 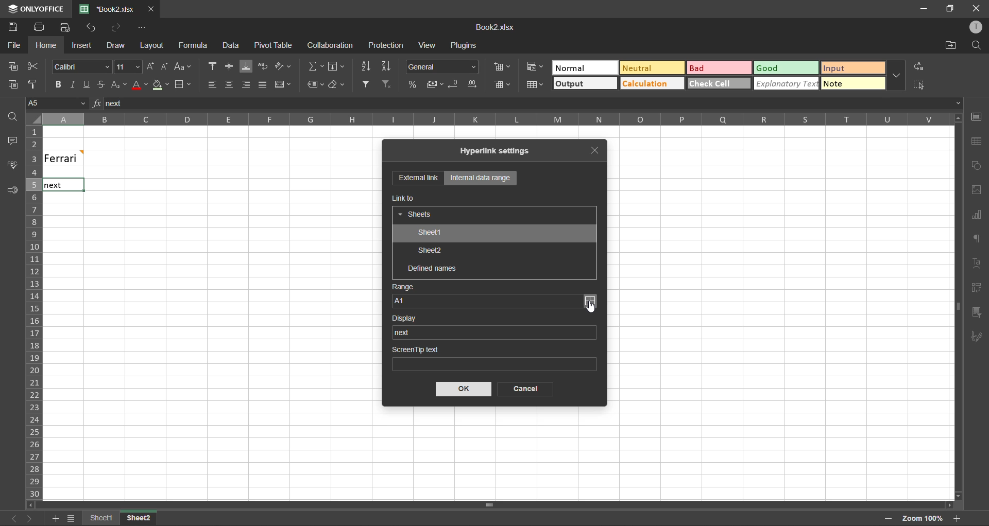 I want to click on Next, so click(x=53, y=186).